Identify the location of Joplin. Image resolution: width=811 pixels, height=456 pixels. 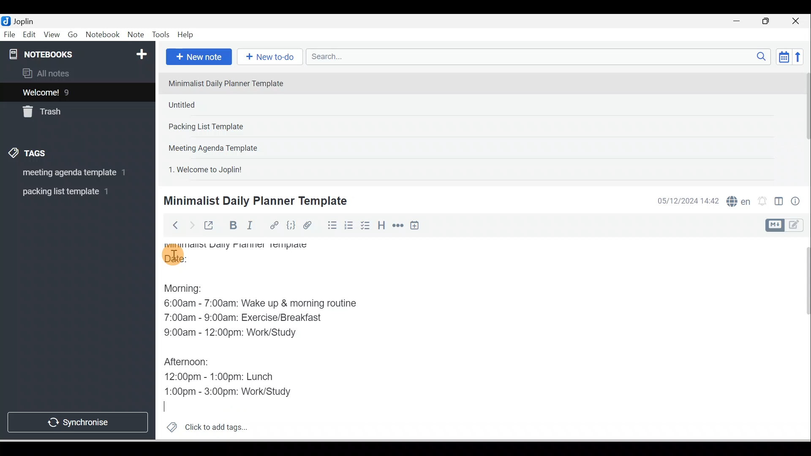
(26, 20).